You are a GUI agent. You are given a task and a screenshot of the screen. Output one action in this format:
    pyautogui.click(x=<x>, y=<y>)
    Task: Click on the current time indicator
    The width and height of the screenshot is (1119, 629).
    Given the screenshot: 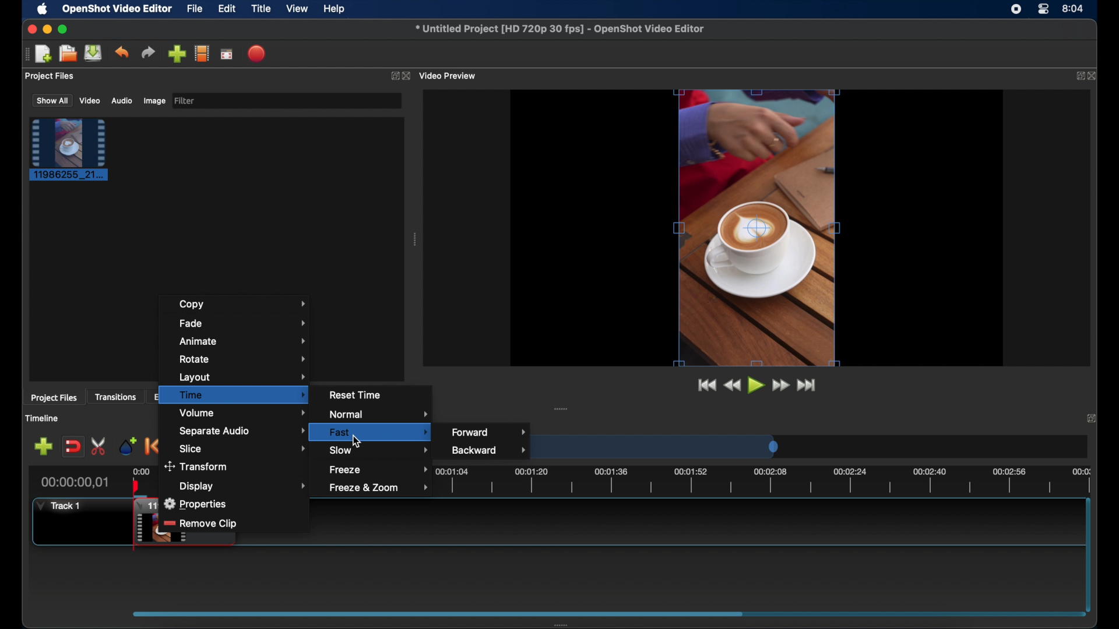 What is the action you would take?
    pyautogui.click(x=75, y=482)
    